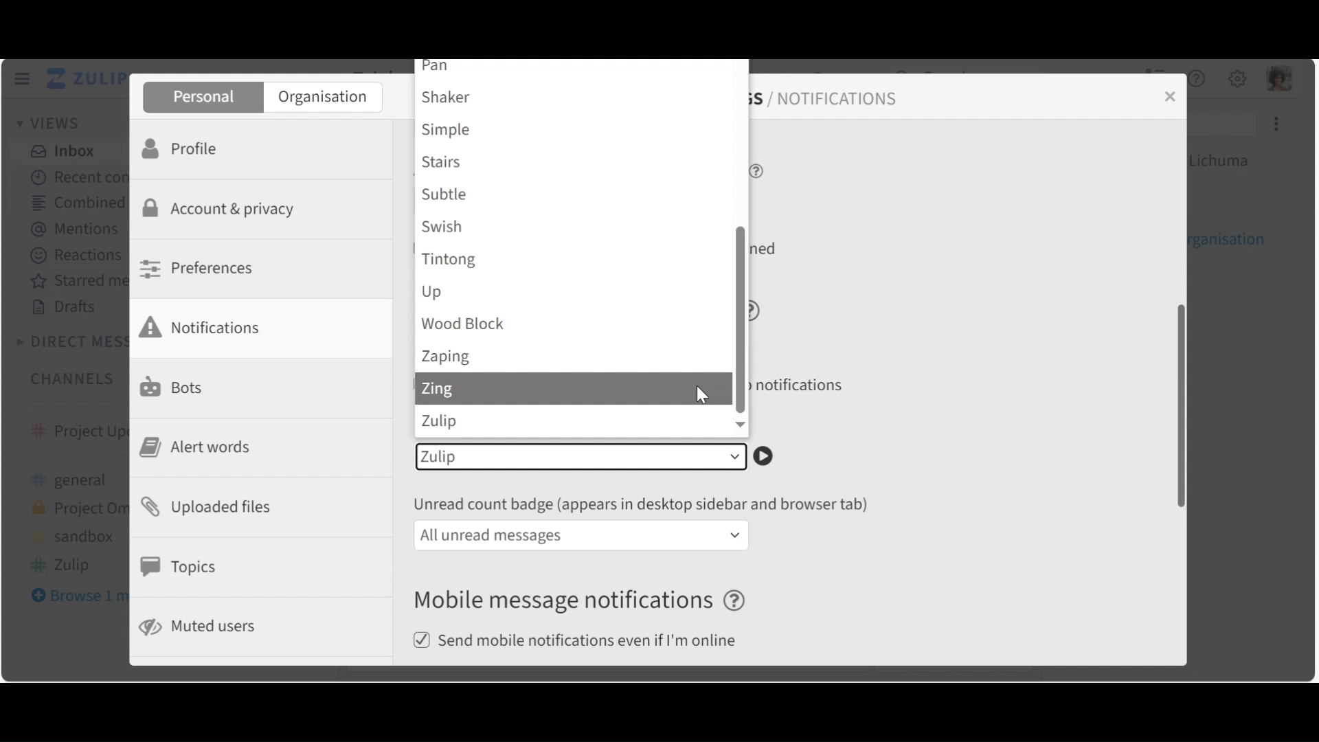 This screenshot has width=1319, height=742. What do you see at coordinates (580, 642) in the screenshot?
I see `Send mobile notifications even if I'm online` at bounding box center [580, 642].